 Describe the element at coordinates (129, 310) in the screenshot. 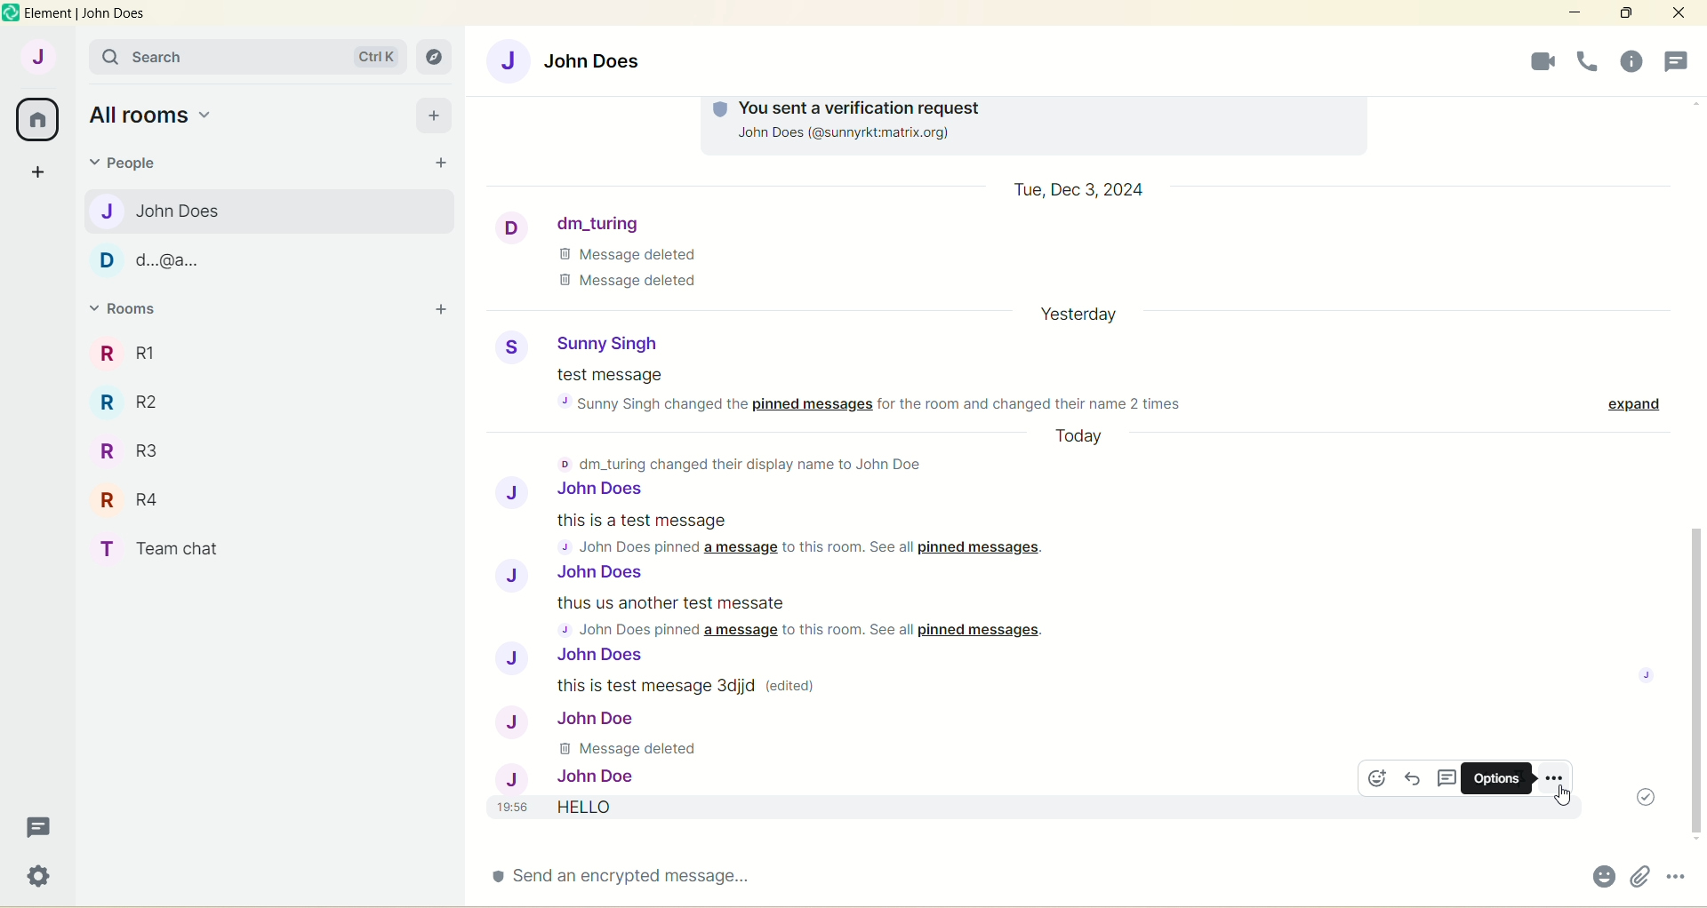

I see `rooms` at that location.